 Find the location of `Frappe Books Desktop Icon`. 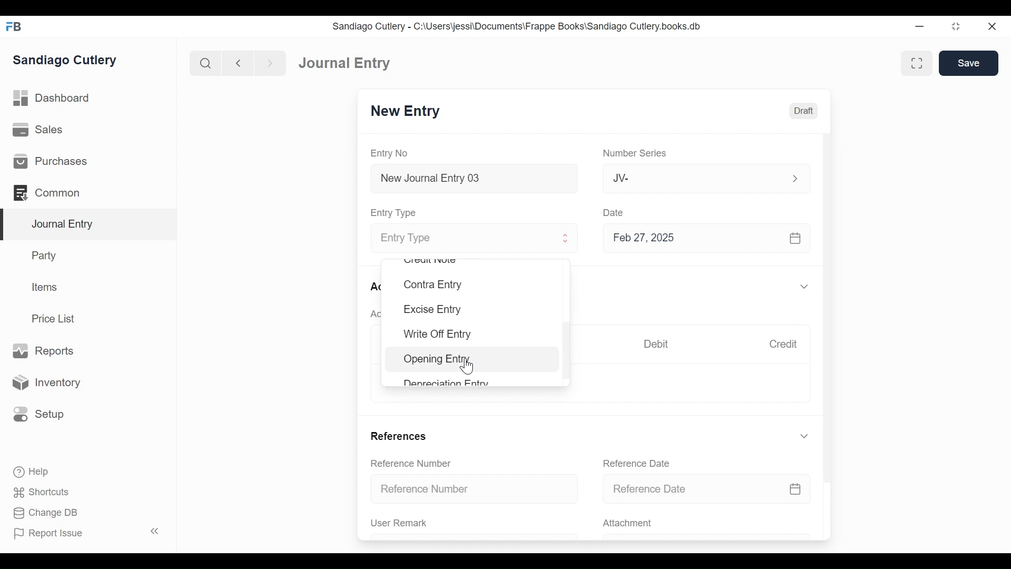

Frappe Books Desktop Icon is located at coordinates (14, 27).